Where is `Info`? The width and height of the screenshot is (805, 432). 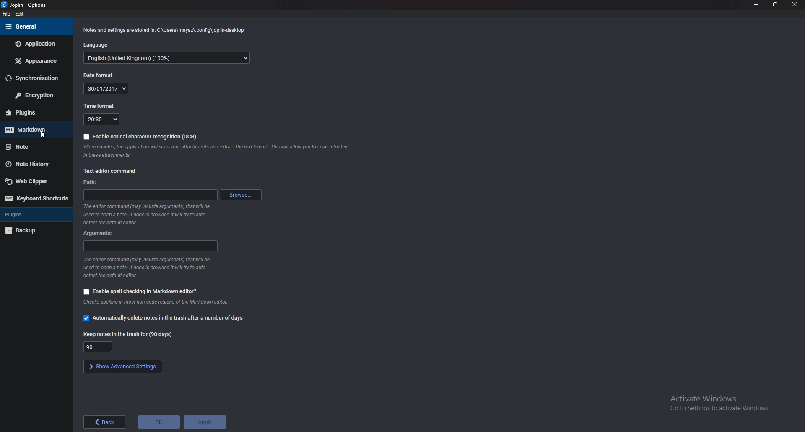
Info is located at coordinates (218, 150).